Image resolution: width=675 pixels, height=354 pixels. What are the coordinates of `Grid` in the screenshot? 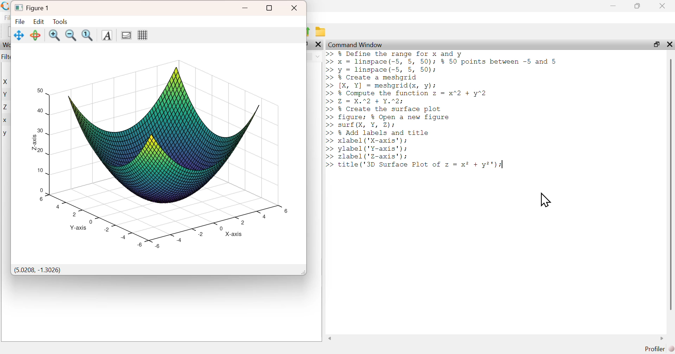 It's located at (142, 35).